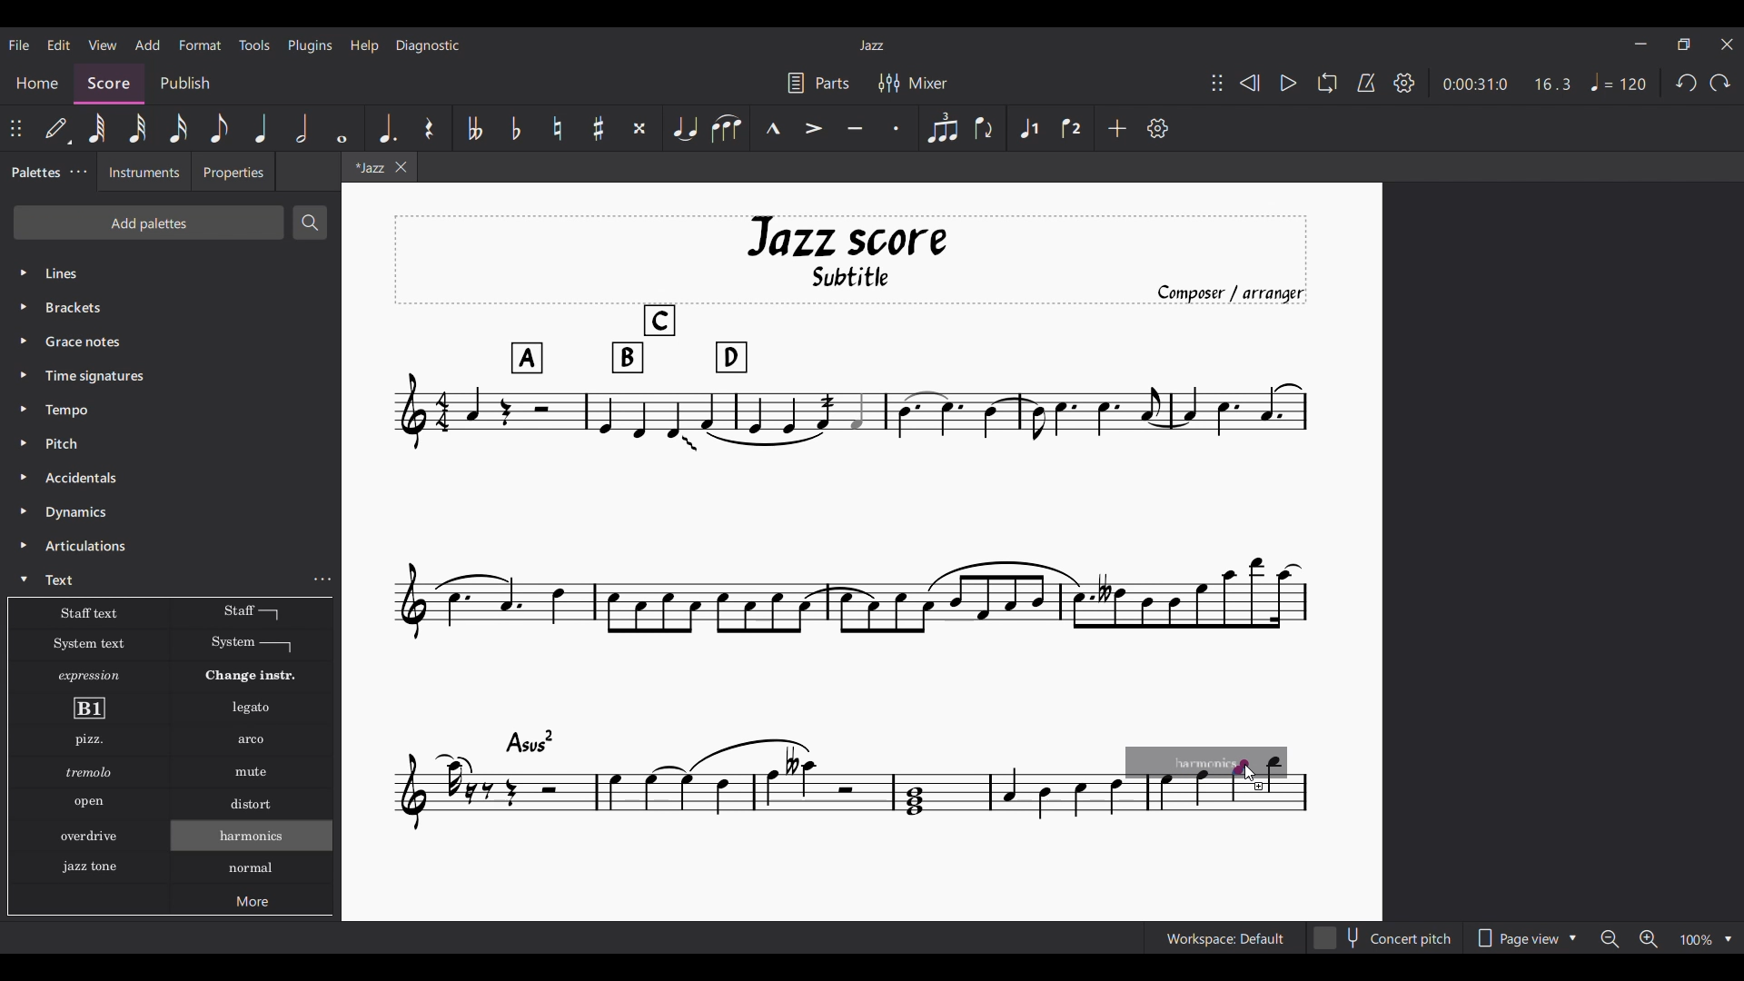  I want to click on More, so click(255, 905).